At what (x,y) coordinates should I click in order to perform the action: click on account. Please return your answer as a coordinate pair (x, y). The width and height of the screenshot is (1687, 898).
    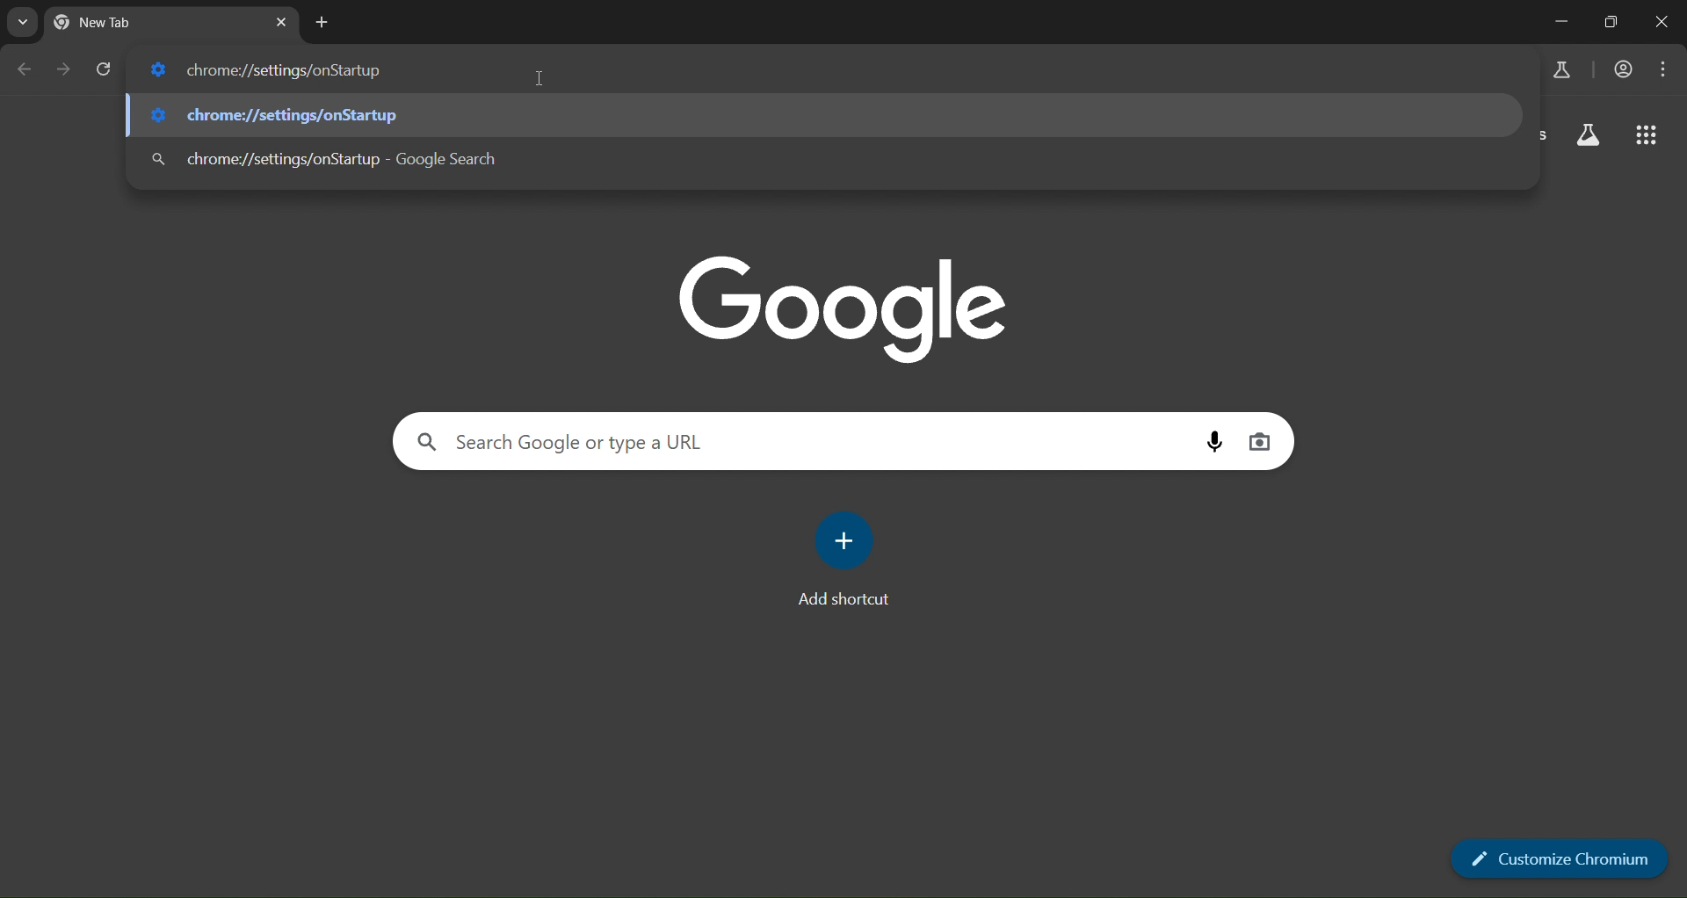
    Looking at the image, I should click on (1622, 68).